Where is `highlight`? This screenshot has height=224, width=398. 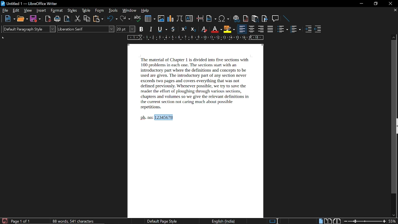 highlight is located at coordinates (229, 29).